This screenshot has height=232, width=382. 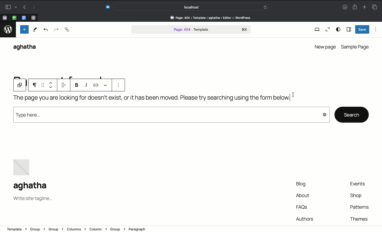 What do you see at coordinates (364, 6) in the screenshot?
I see `Add new tab` at bounding box center [364, 6].